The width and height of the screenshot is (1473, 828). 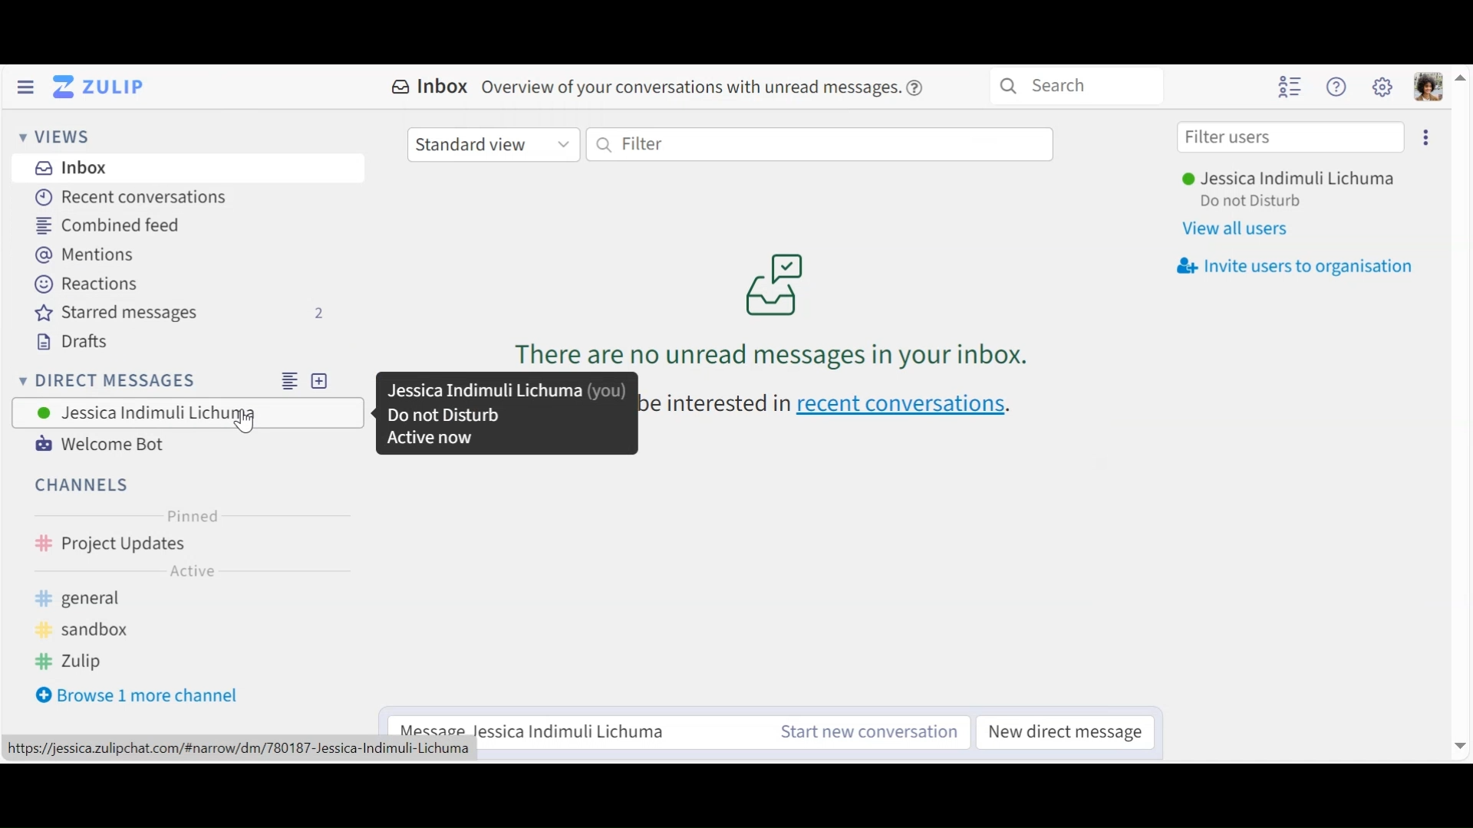 What do you see at coordinates (192, 573) in the screenshot?
I see `Active` at bounding box center [192, 573].